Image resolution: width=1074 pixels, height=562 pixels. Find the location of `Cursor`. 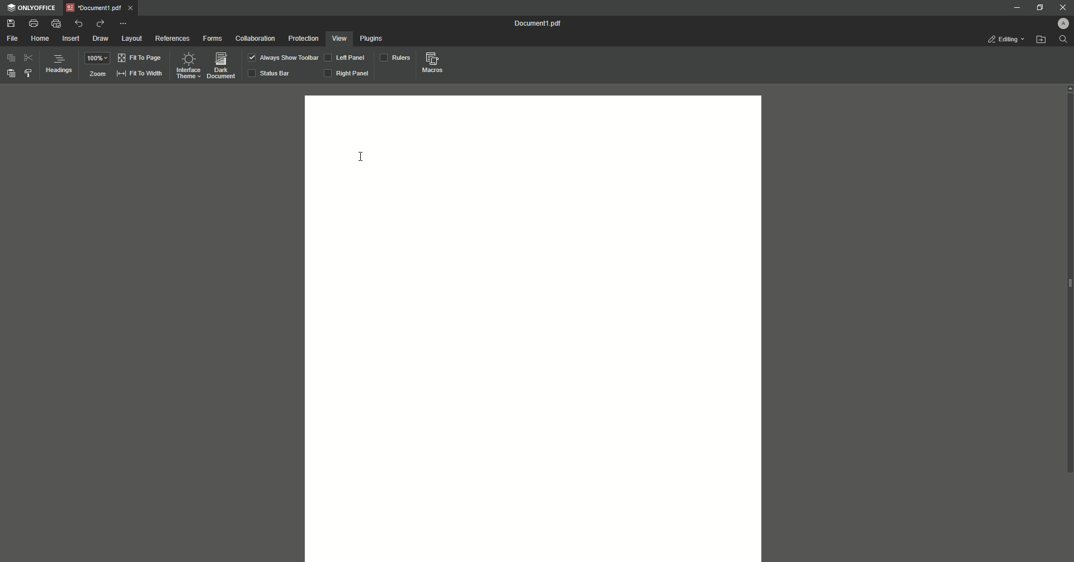

Cursor is located at coordinates (362, 157).